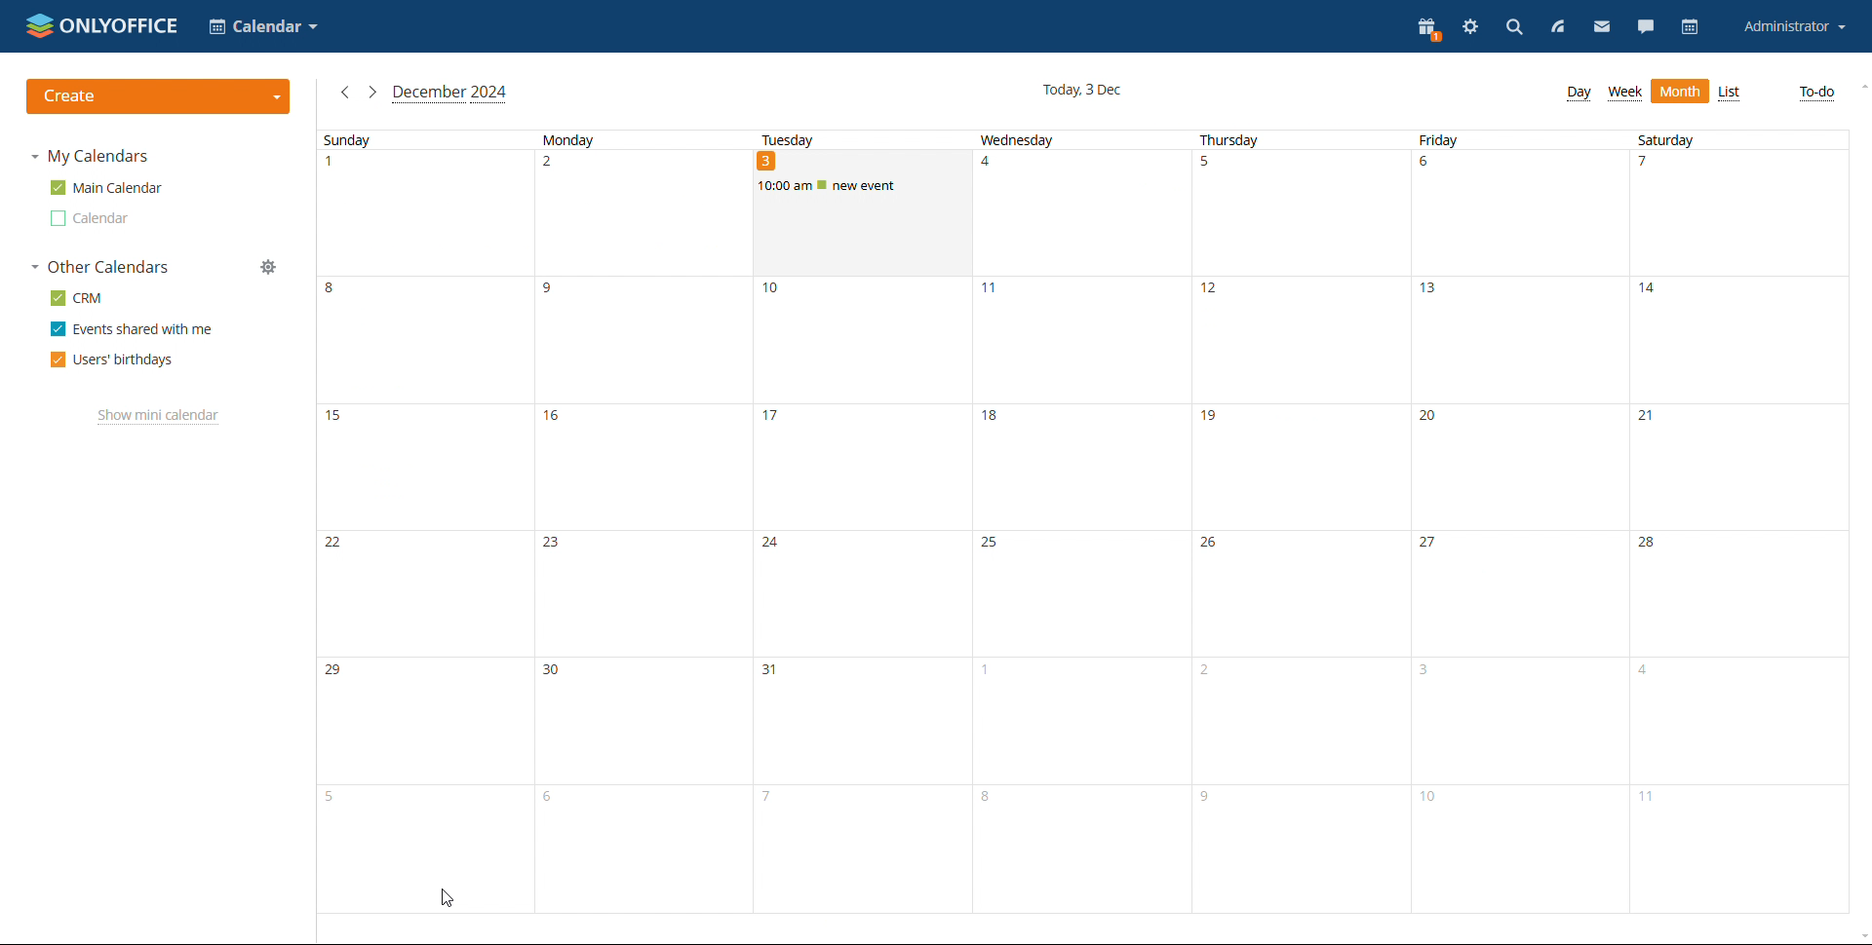 This screenshot has height=945, width=1872. I want to click on account, so click(1795, 25).